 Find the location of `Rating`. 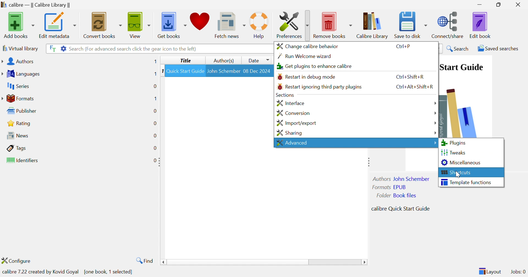

Rating is located at coordinates (20, 123).